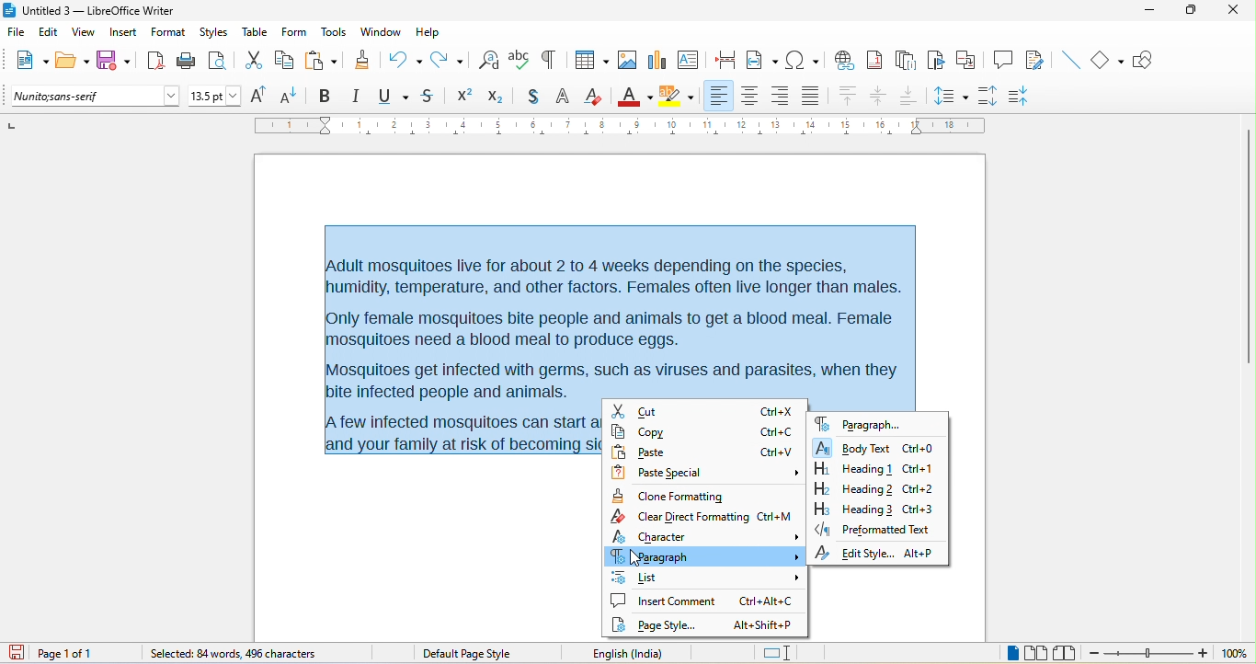 The height and width of the screenshot is (664, 1256). What do you see at coordinates (920, 553) in the screenshot?
I see `shortcut key` at bounding box center [920, 553].